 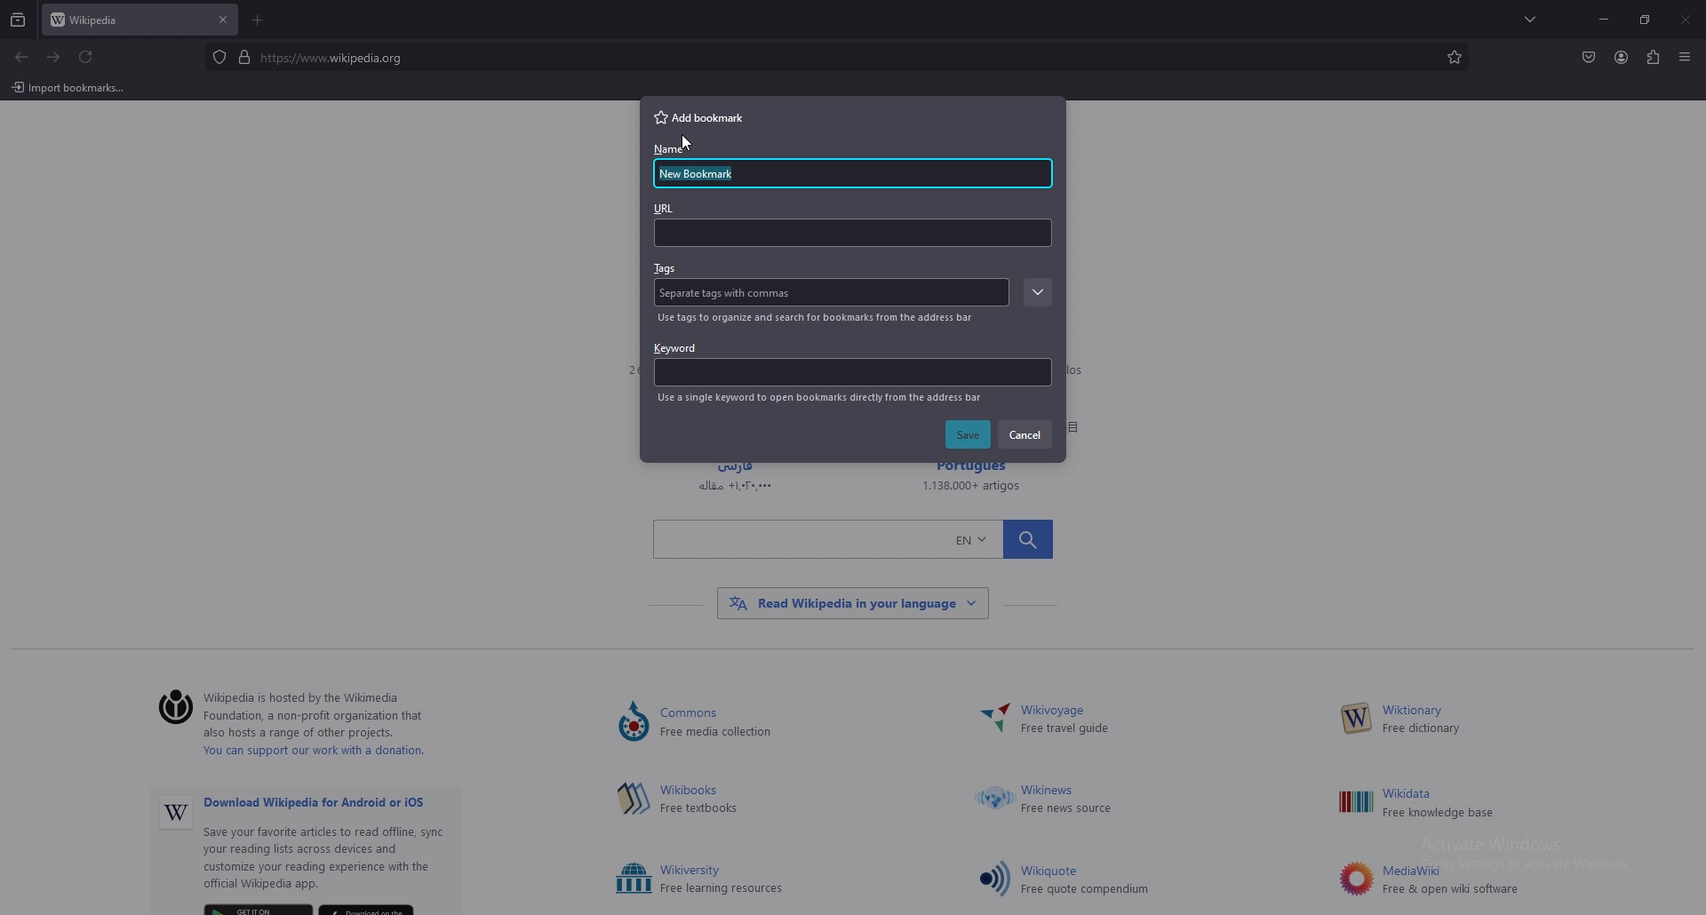 What do you see at coordinates (1354, 802) in the screenshot?
I see `` at bounding box center [1354, 802].